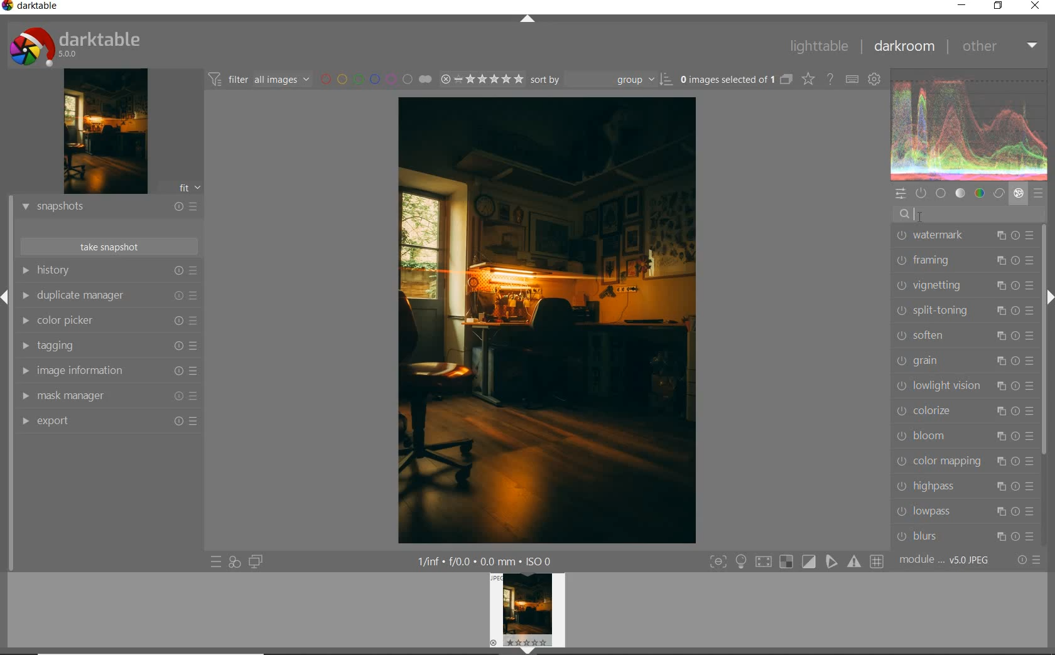 The height and width of the screenshot is (655, 1055). What do you see at coordinates (970, 124) in the screenshot?
I see `waveform` at bounding box center [970, 124].